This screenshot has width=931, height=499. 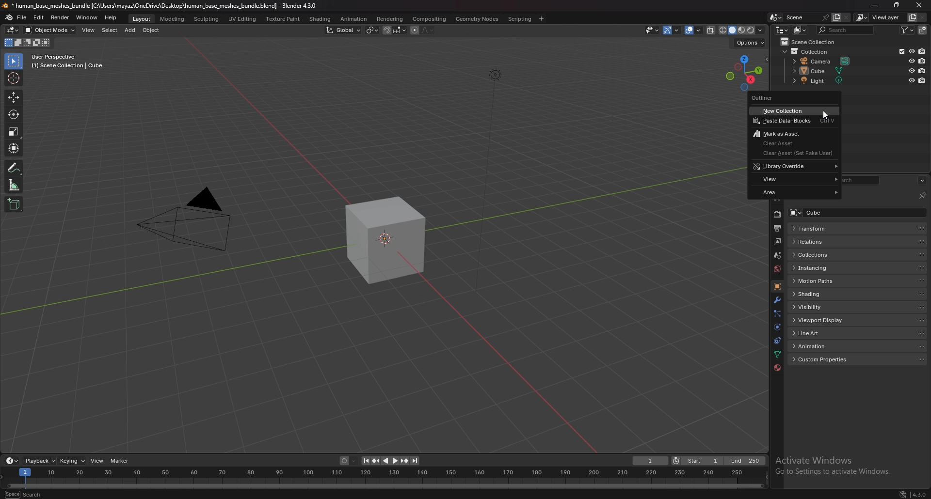 I want to click on selectibility and visibility, so click(x=653, y=30).